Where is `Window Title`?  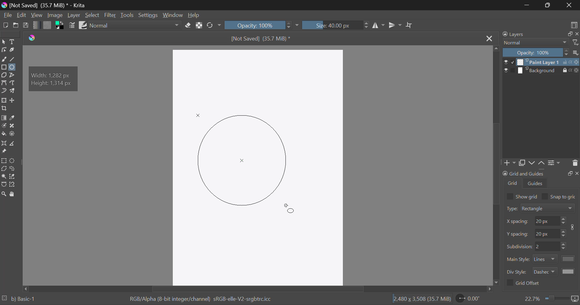 Window Title is located at coordinates (44, 5).